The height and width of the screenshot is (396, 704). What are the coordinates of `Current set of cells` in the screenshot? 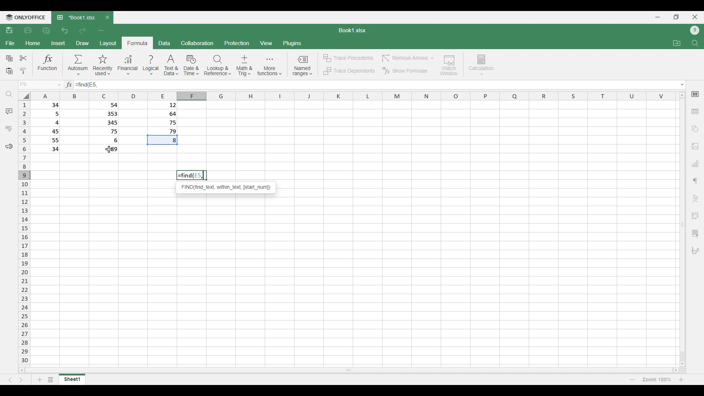 It's located at (355, 281).